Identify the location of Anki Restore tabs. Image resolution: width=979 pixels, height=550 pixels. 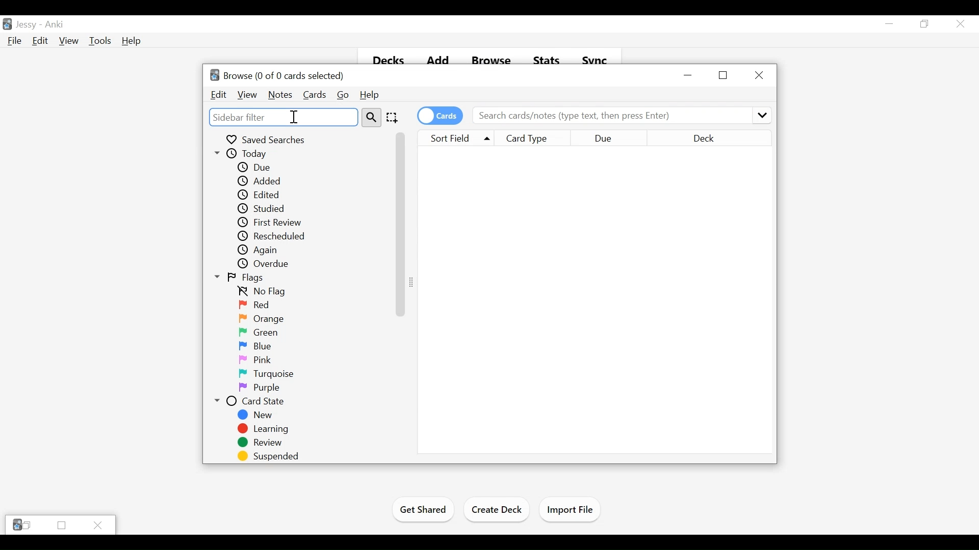
(22, 525).